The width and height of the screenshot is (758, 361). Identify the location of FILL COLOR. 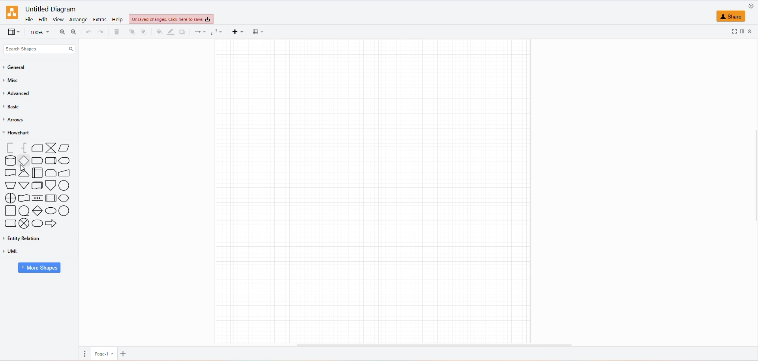
(158, 33).